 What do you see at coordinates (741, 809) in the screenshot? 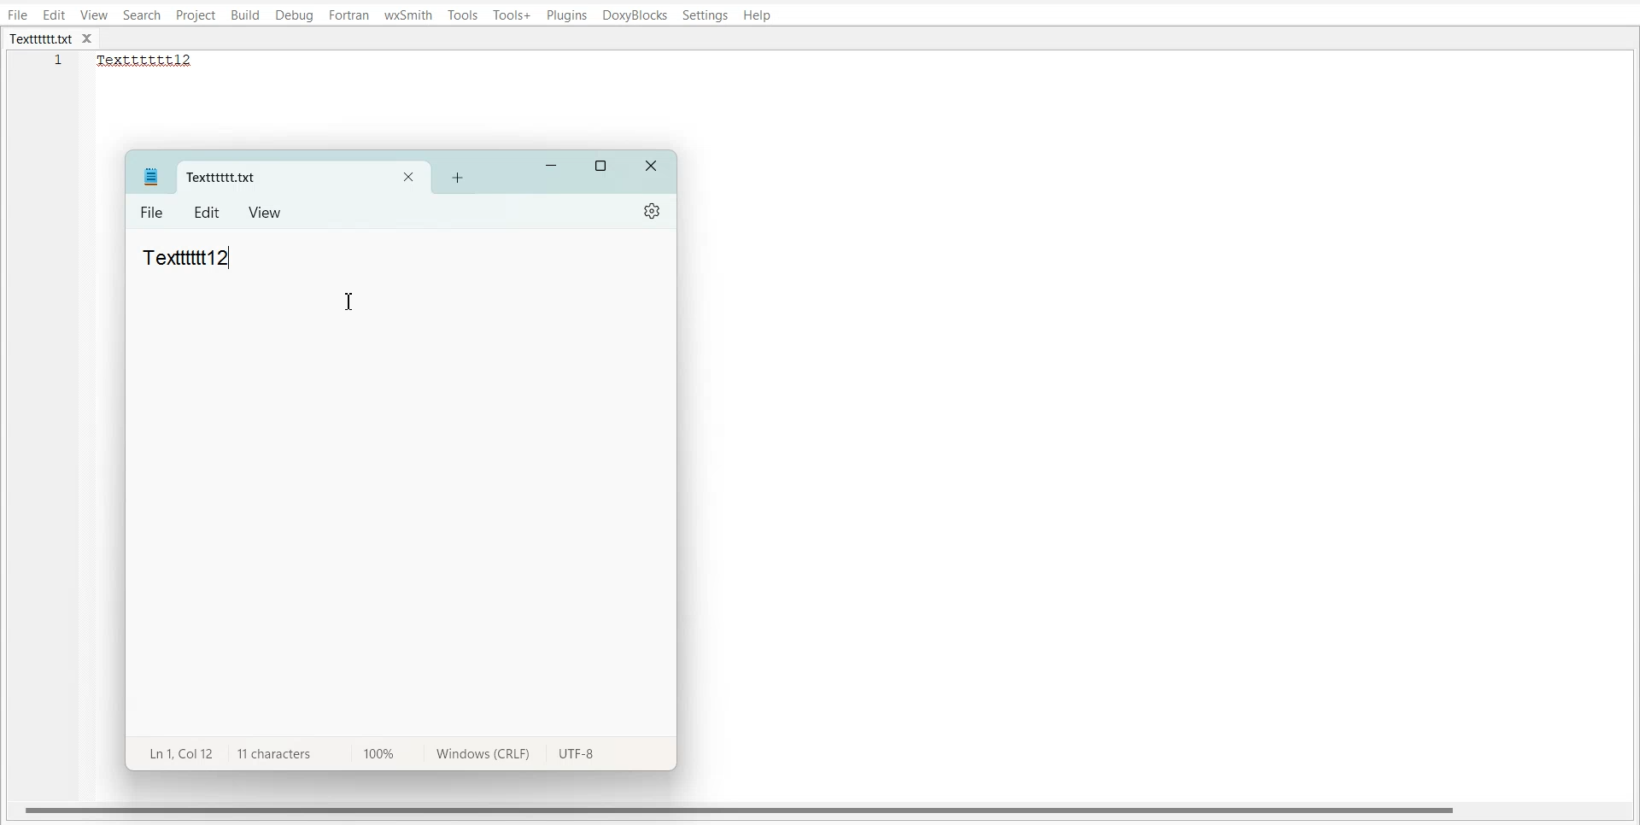
I see `Horizontal scroll bar` at bounding box center [741, 809].